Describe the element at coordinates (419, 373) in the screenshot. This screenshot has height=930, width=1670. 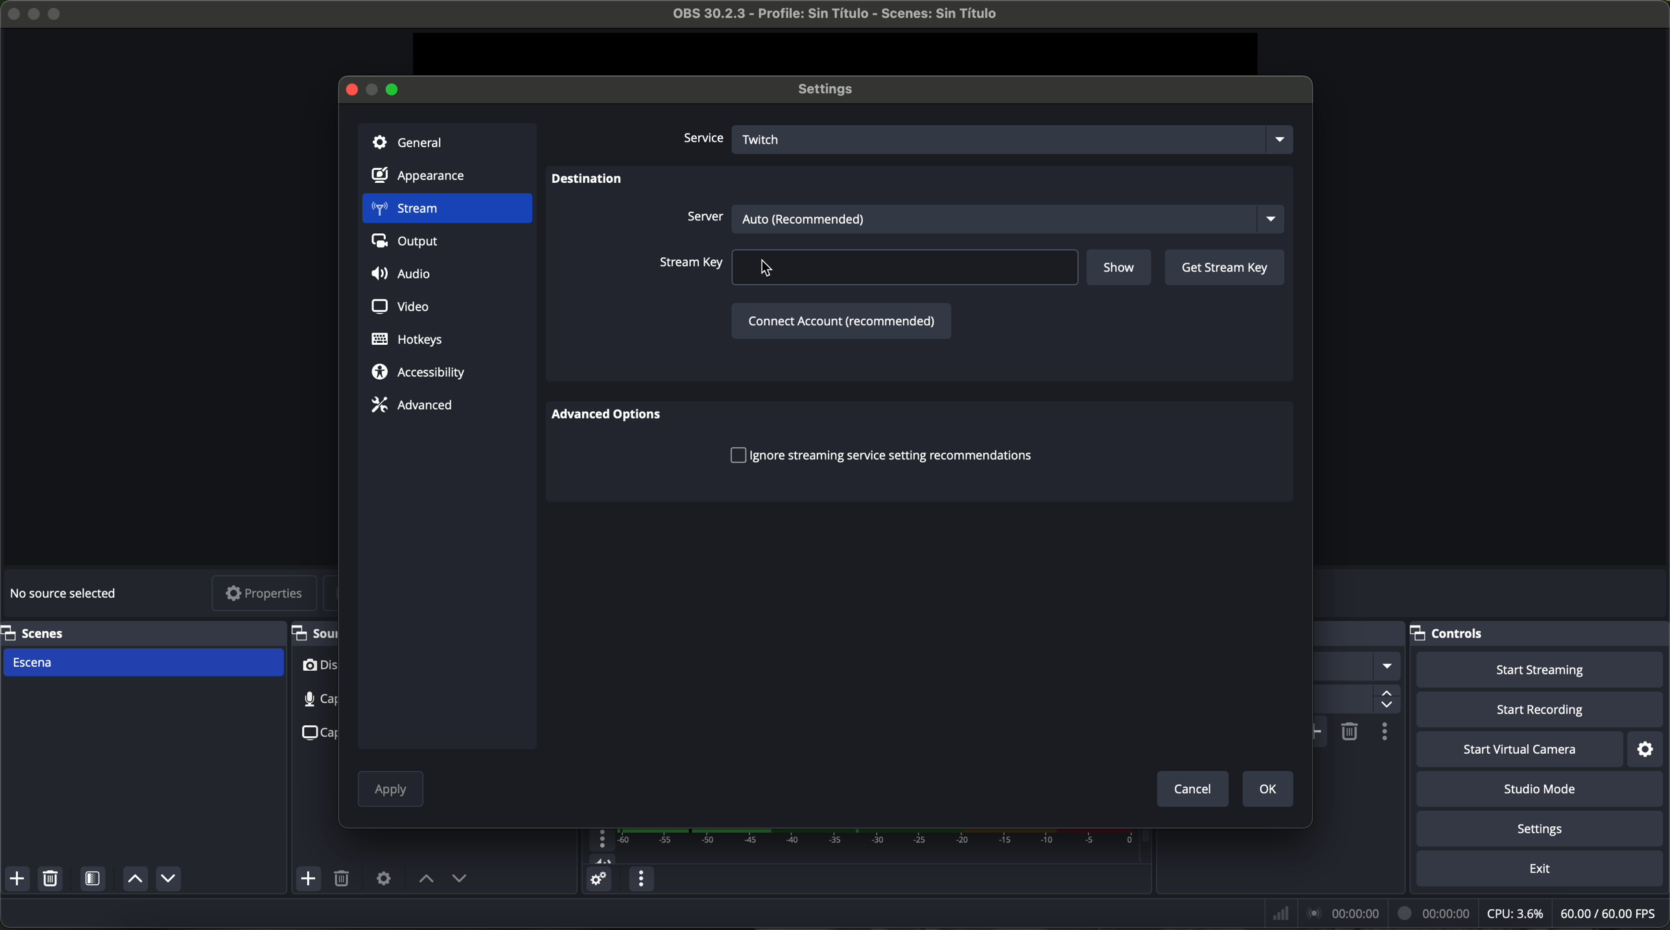
I see `accessibility` at that location.